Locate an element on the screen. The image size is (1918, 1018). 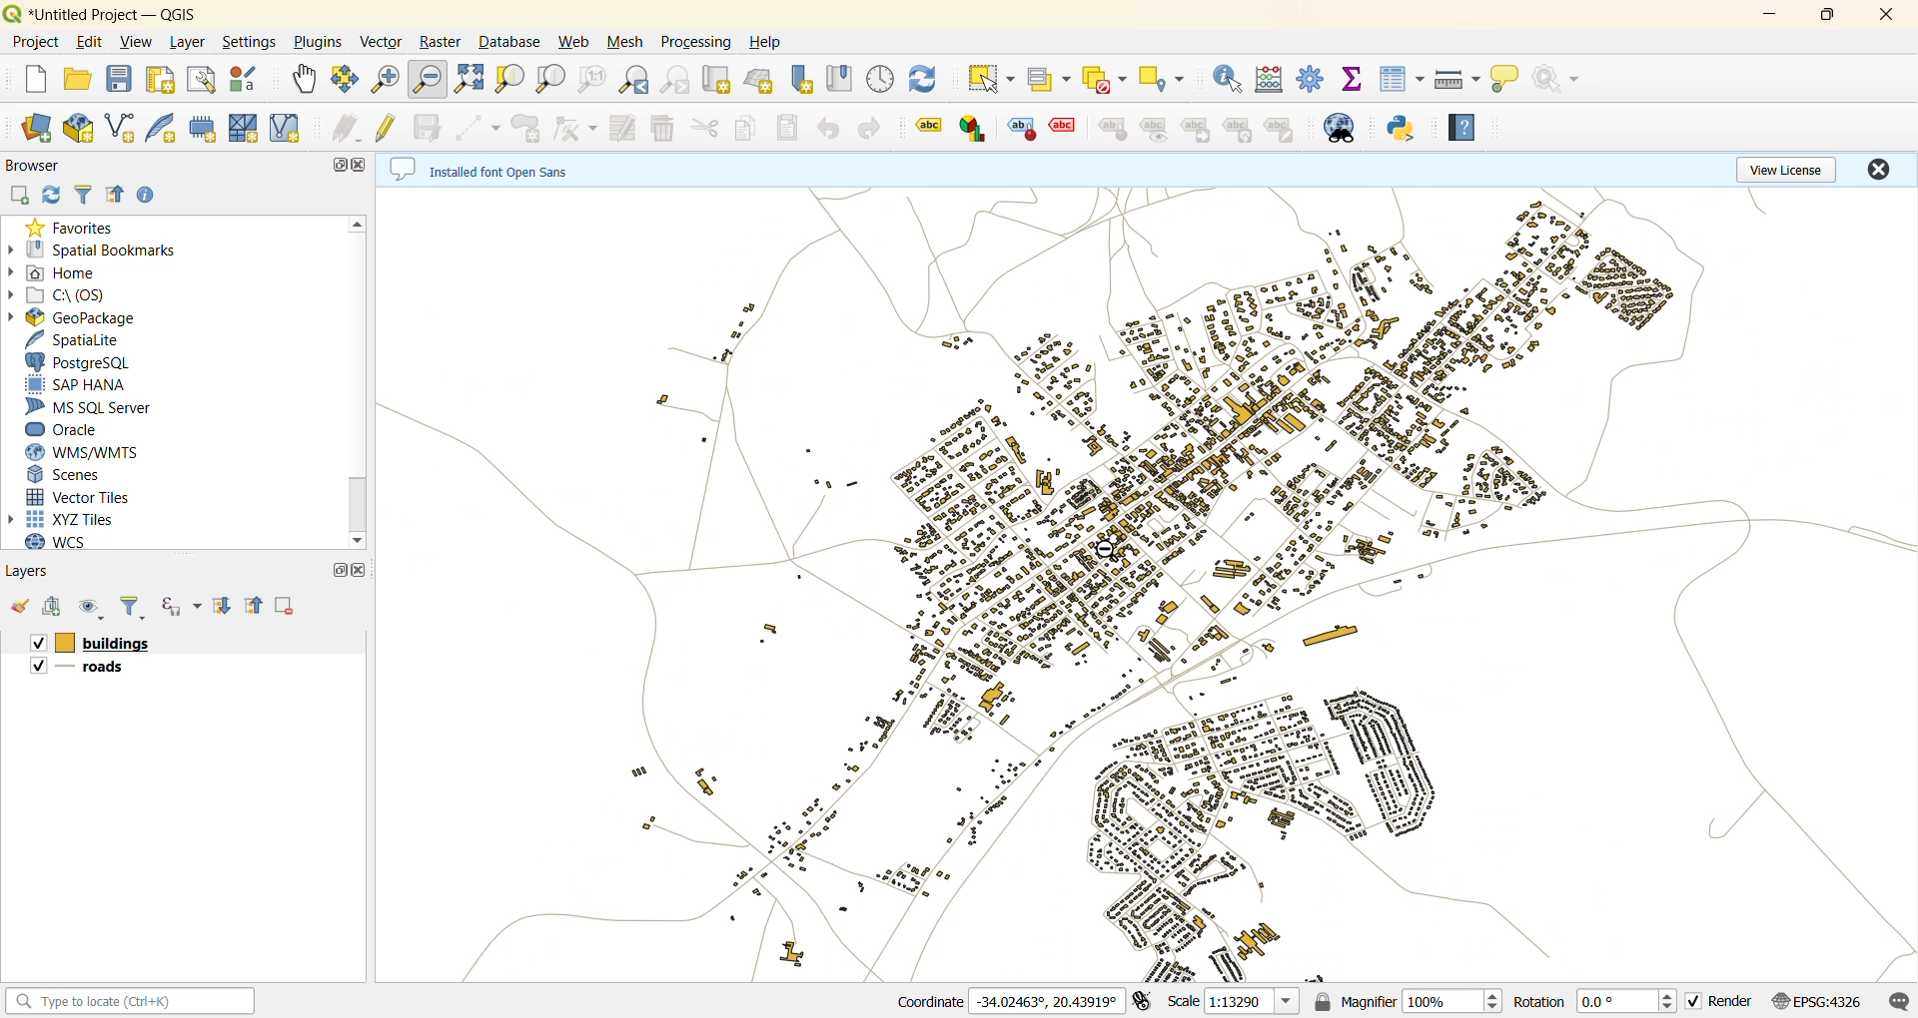
layers is located at coordinates (88, 669).